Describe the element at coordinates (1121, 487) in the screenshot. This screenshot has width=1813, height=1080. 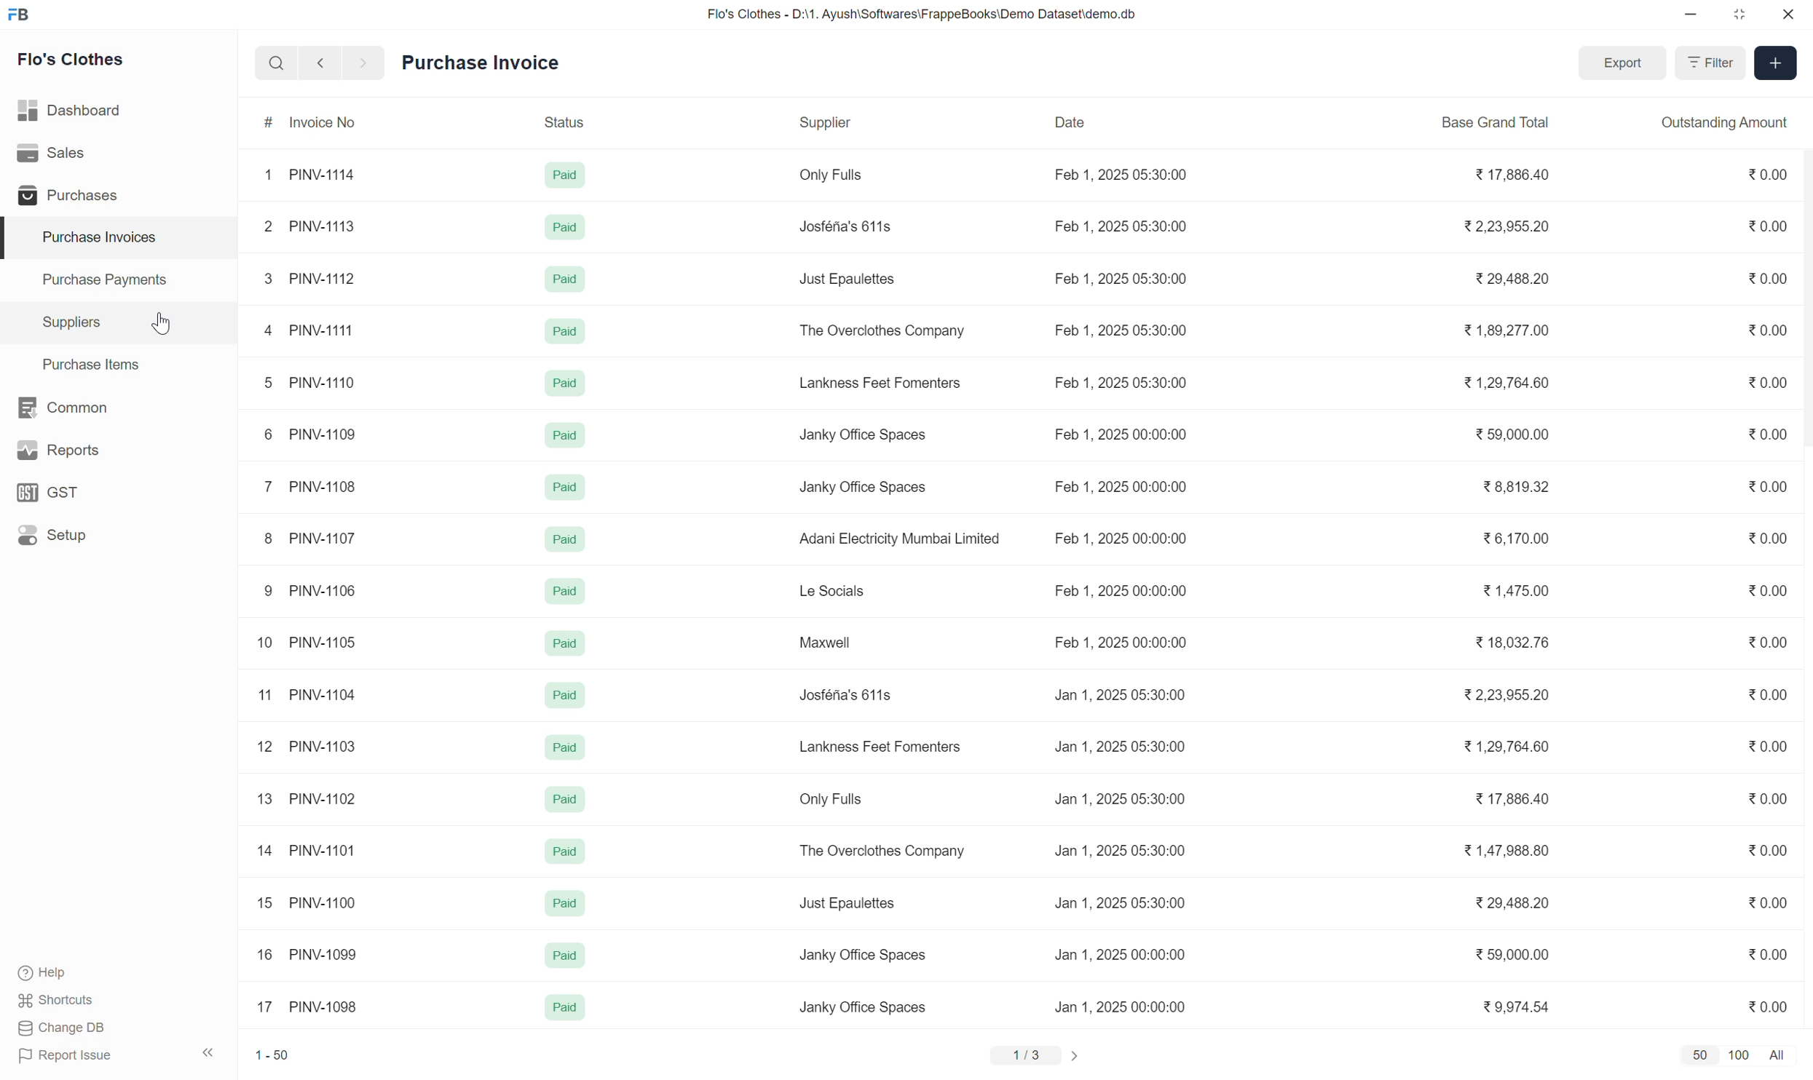
I see `Feb 1, 2025 00:00:00` at that location.